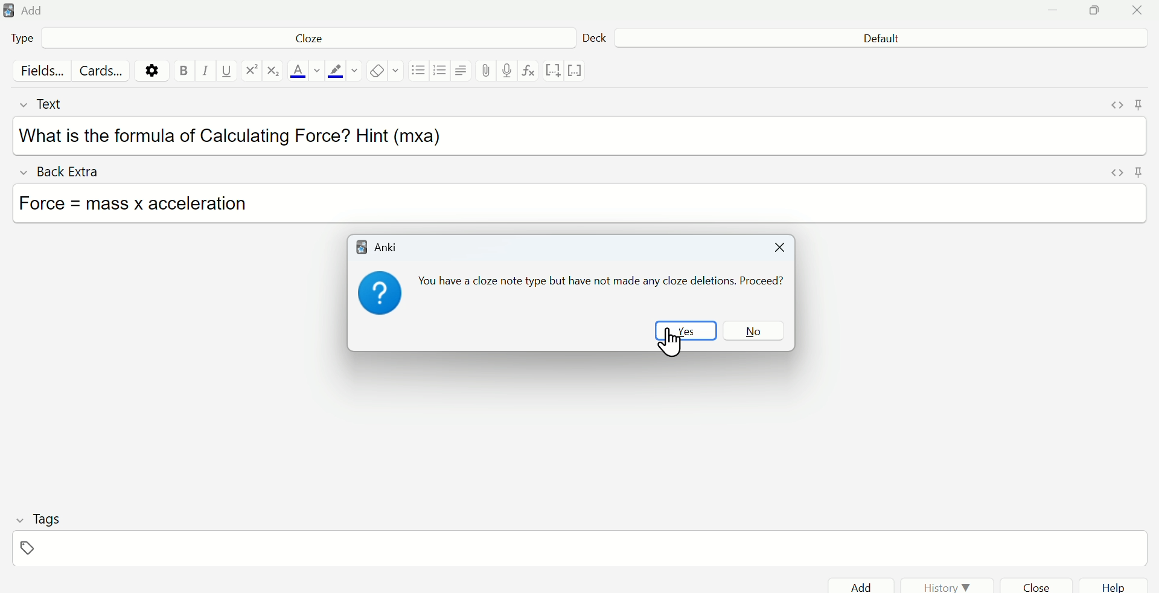 This screenshot has height=593, width=1159. Describe the element at coordinates (202, 74) in the screenshot. I see `Italics` at that location.